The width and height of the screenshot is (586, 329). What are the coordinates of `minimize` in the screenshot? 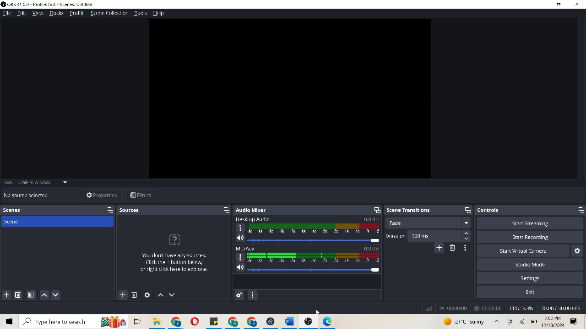 It's located at (559, 5).